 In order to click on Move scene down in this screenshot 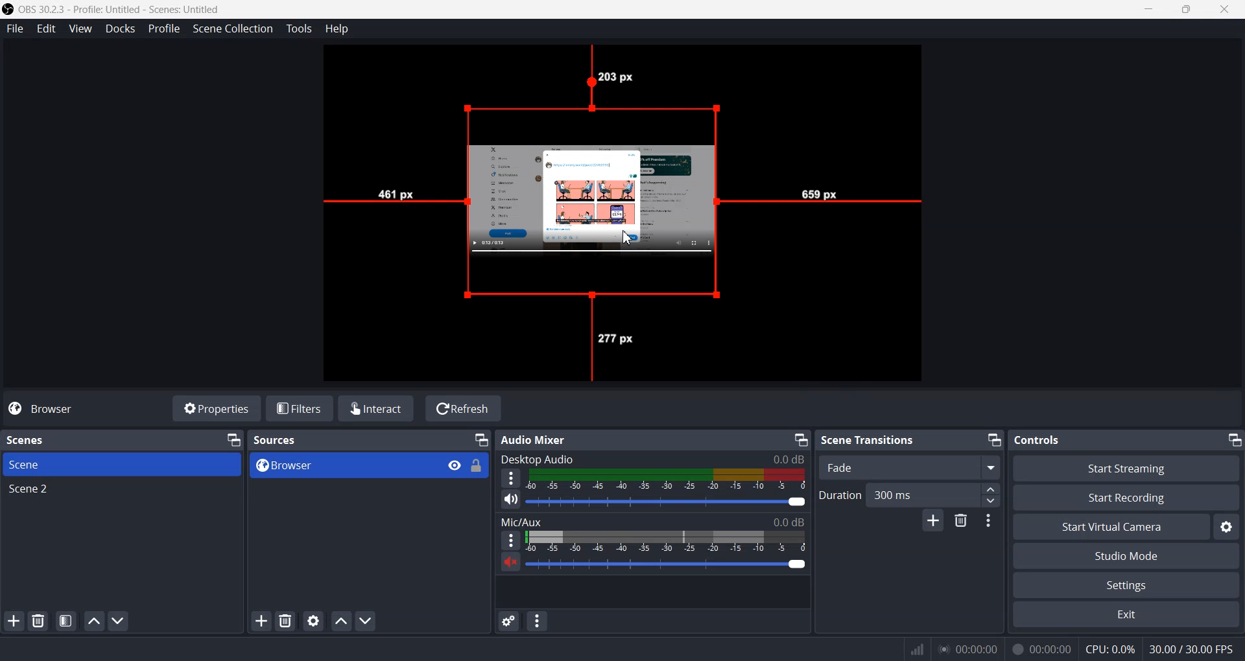, I will do `click(119, 621)`.